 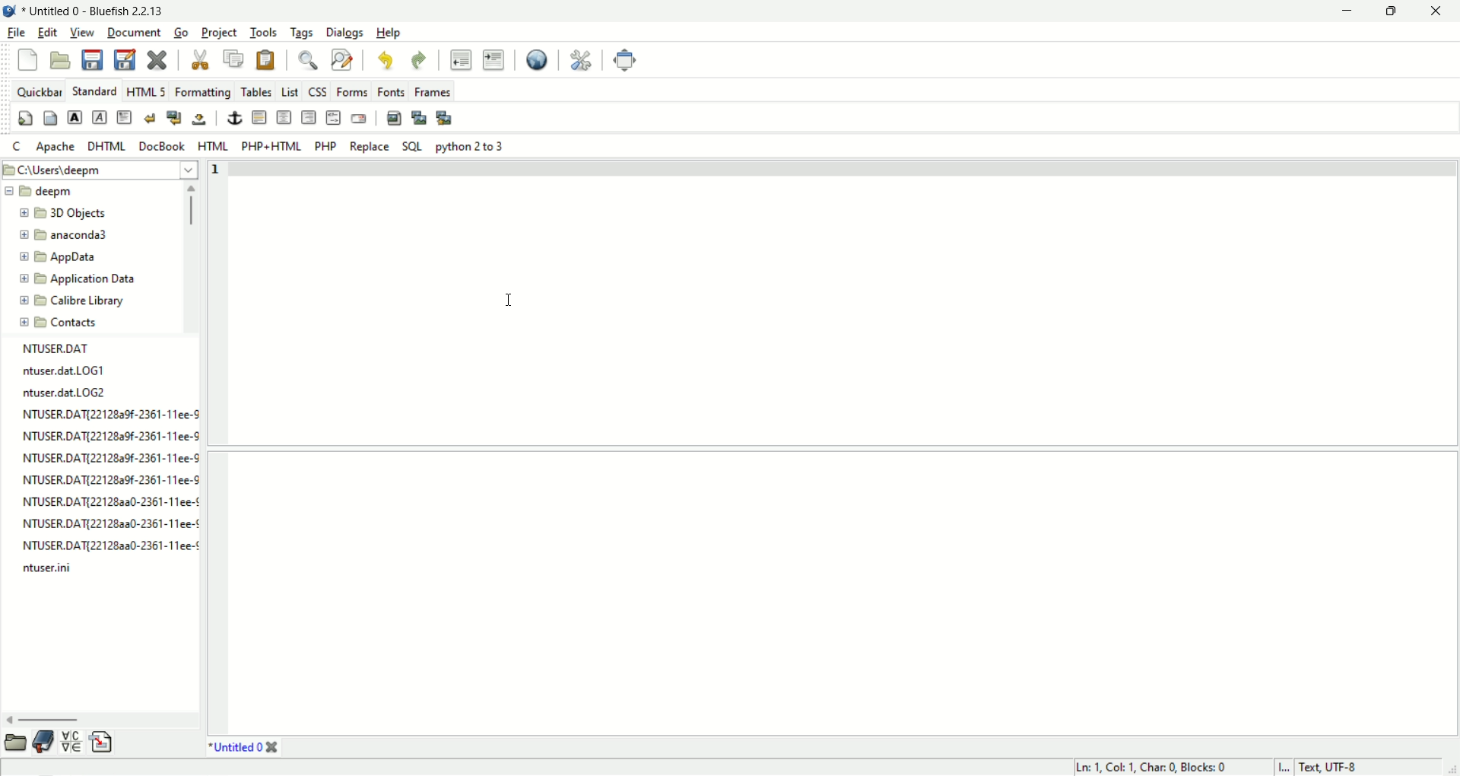 I want to click on unindent, so click(x=462, y=61).